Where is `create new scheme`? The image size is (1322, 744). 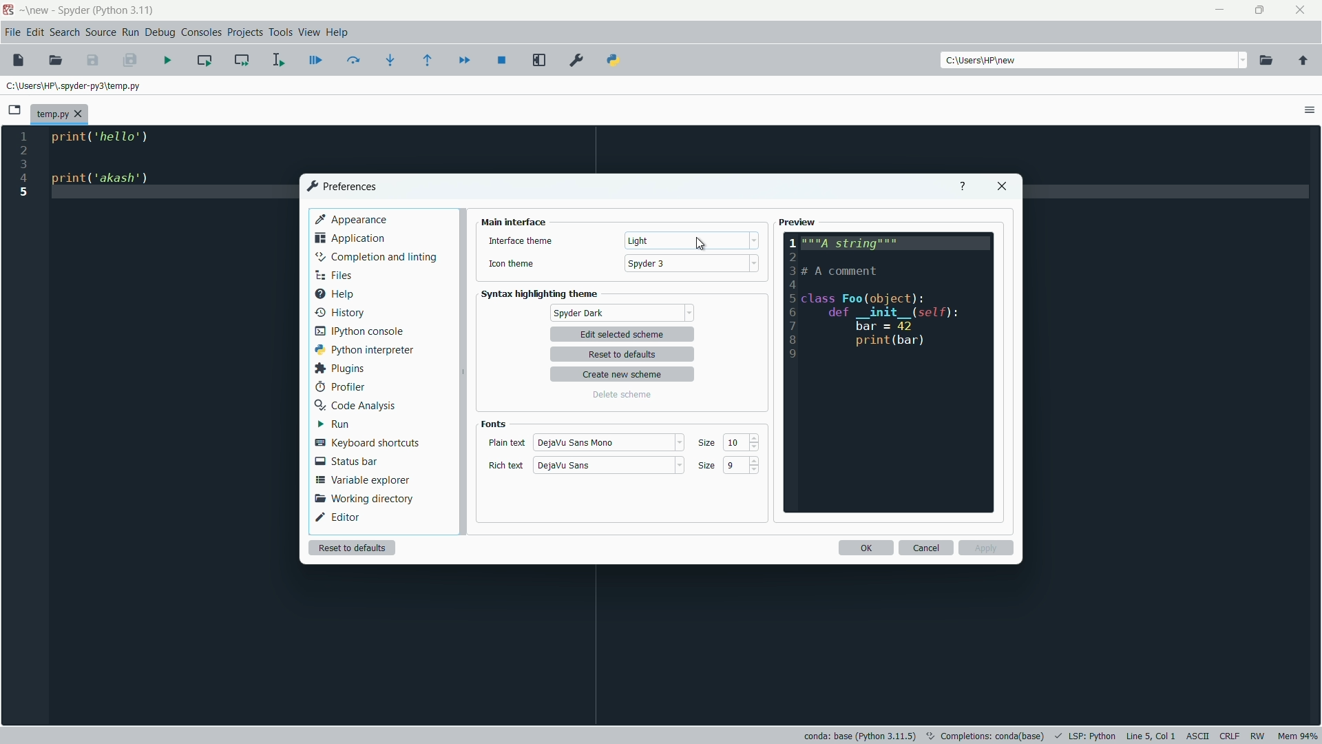 create new scheme is located at coordinates (625, 375).